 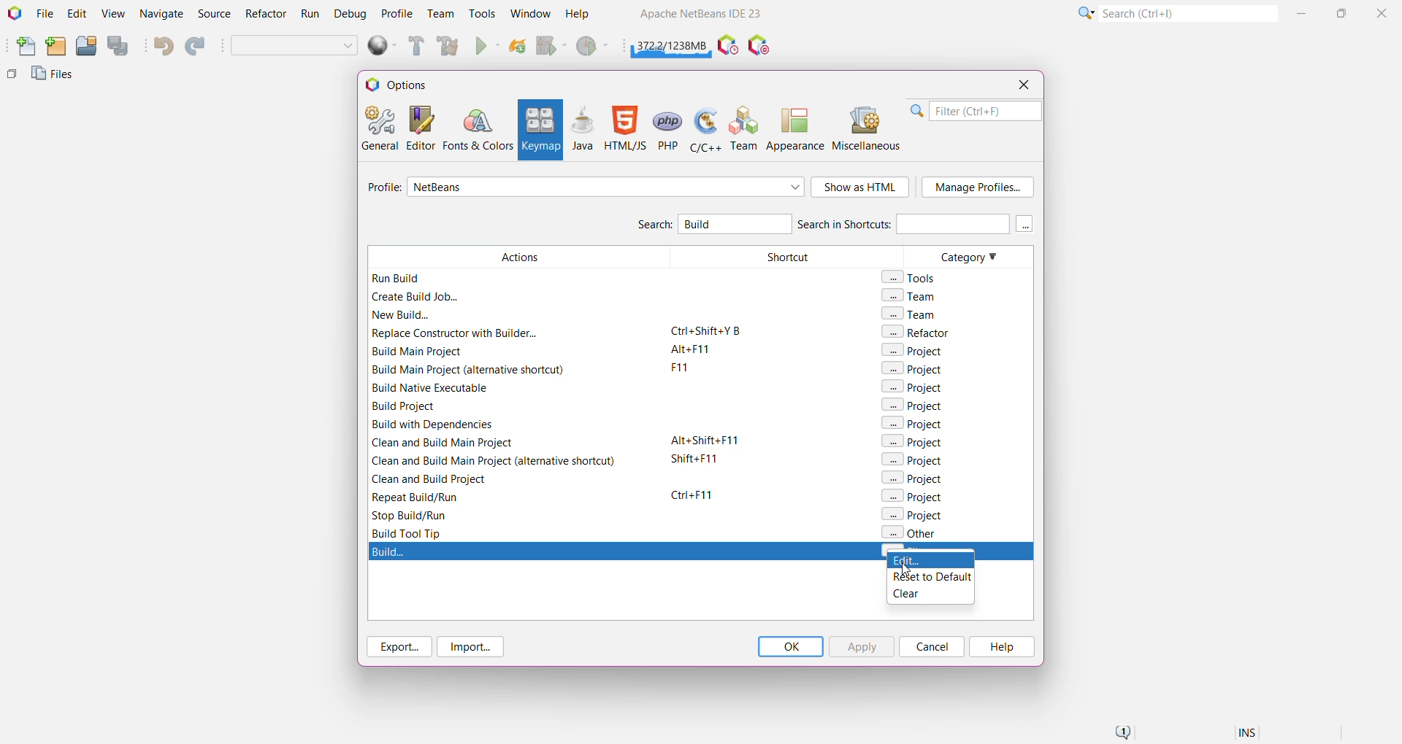 I want to click on Click to force garbage collection, so click(x=672, y=44).